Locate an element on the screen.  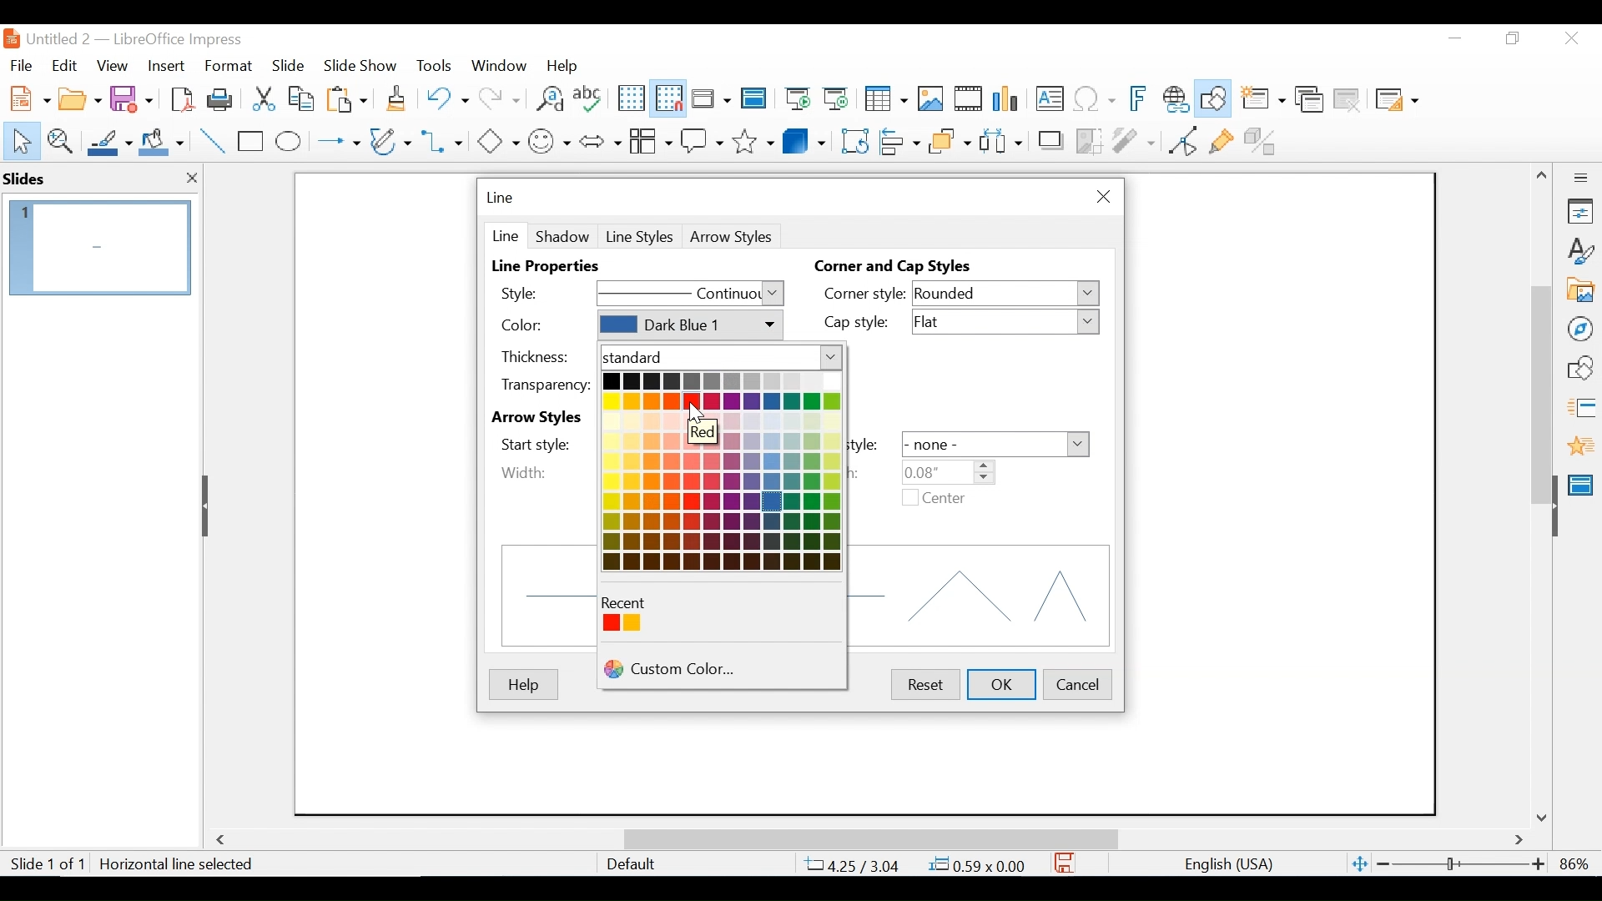
Dark blue 1 is located at coordinates (688, 325).